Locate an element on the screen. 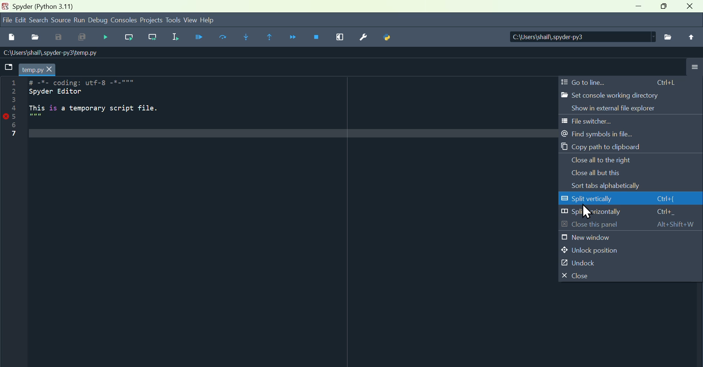  Set console working directory is located at coordinates (621, 95).